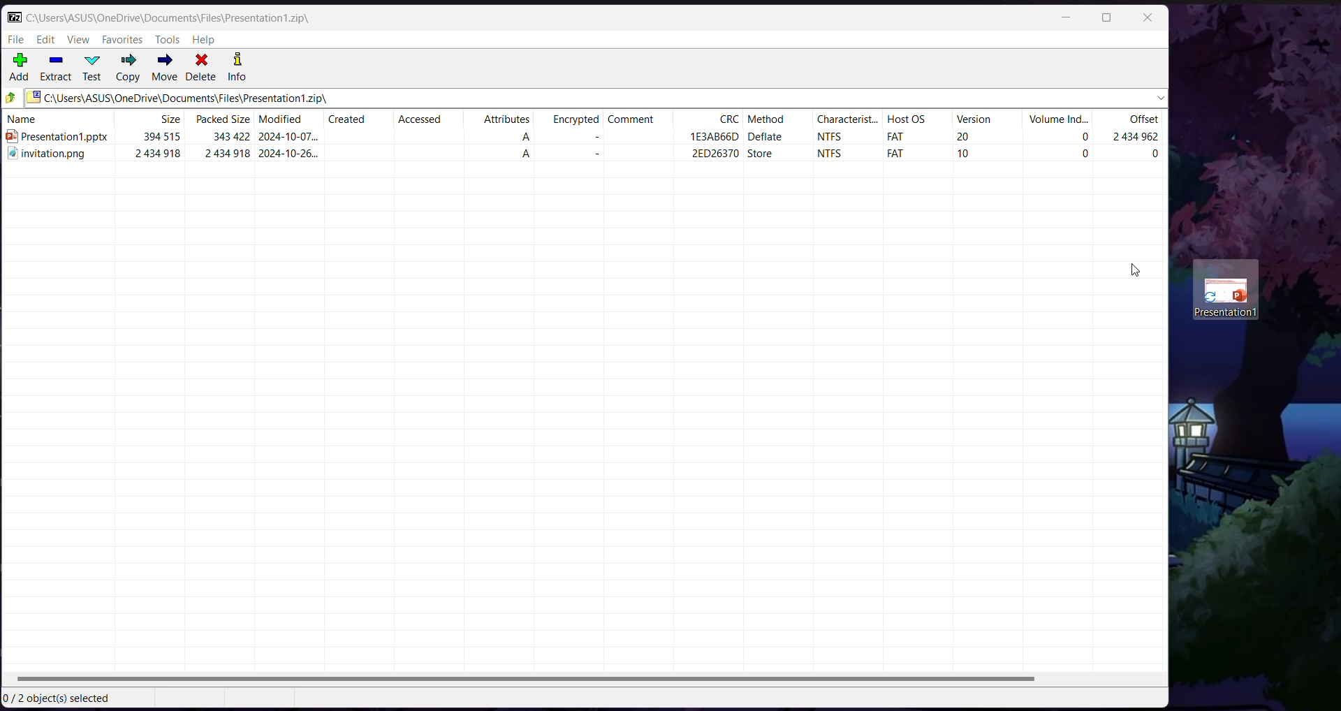 This screenshot has height=711, width=1341. What do you see at coordinates (773, 120) in the screenshot?
I see `method` at bounding box center [773, 120].